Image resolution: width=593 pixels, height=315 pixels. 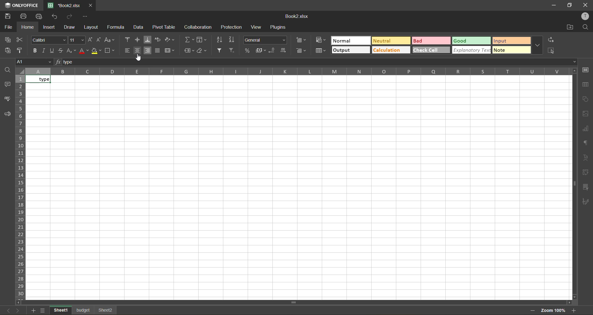 What do you see at coordinates (9, 50) in the screenshot?
I see `paste` at bounding box center [9, 50].